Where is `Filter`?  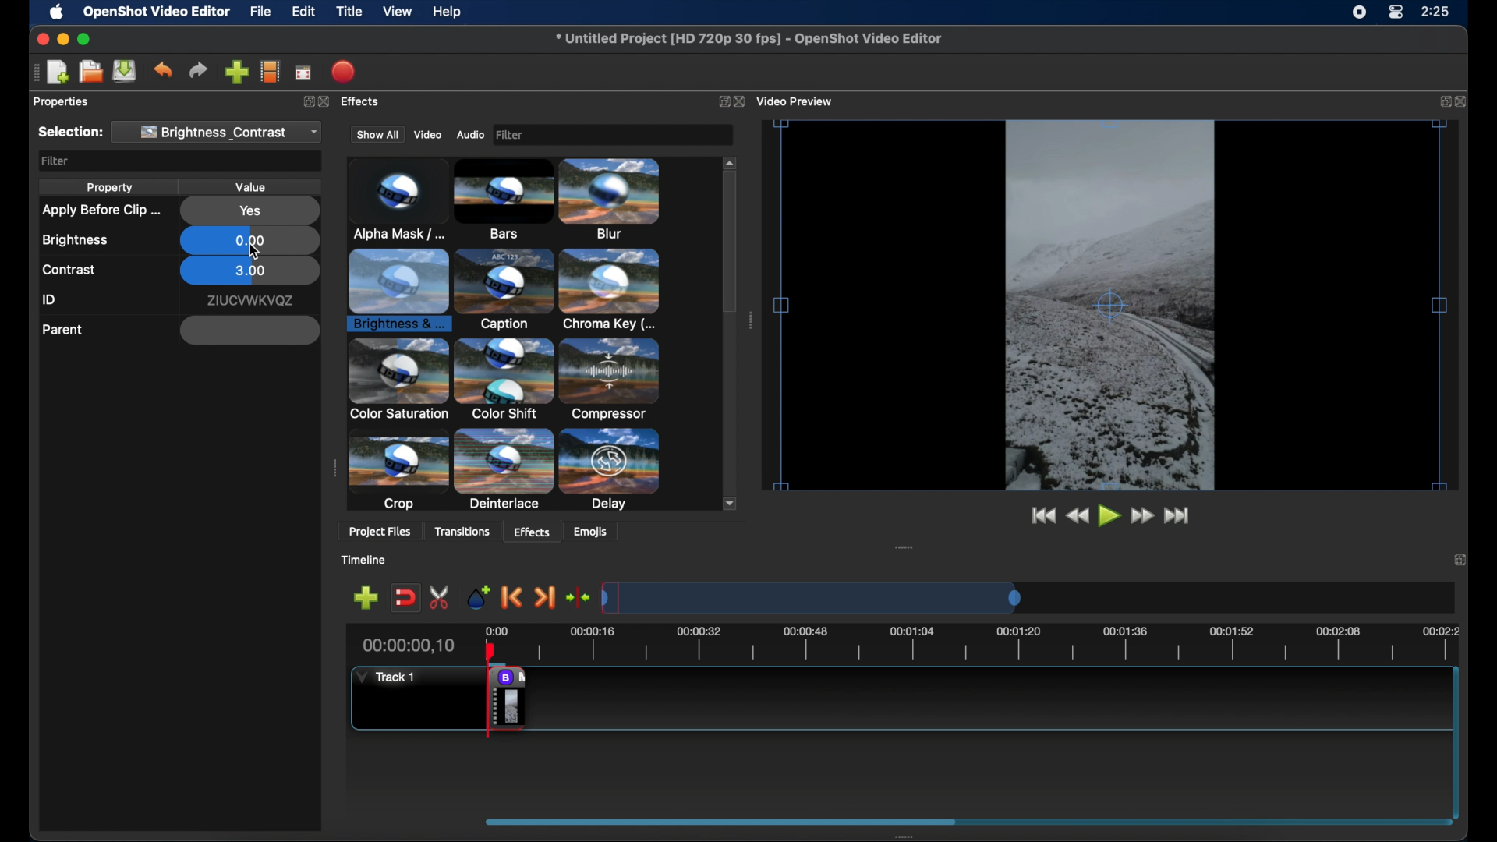
Filter is located at coordinates (609, 133).